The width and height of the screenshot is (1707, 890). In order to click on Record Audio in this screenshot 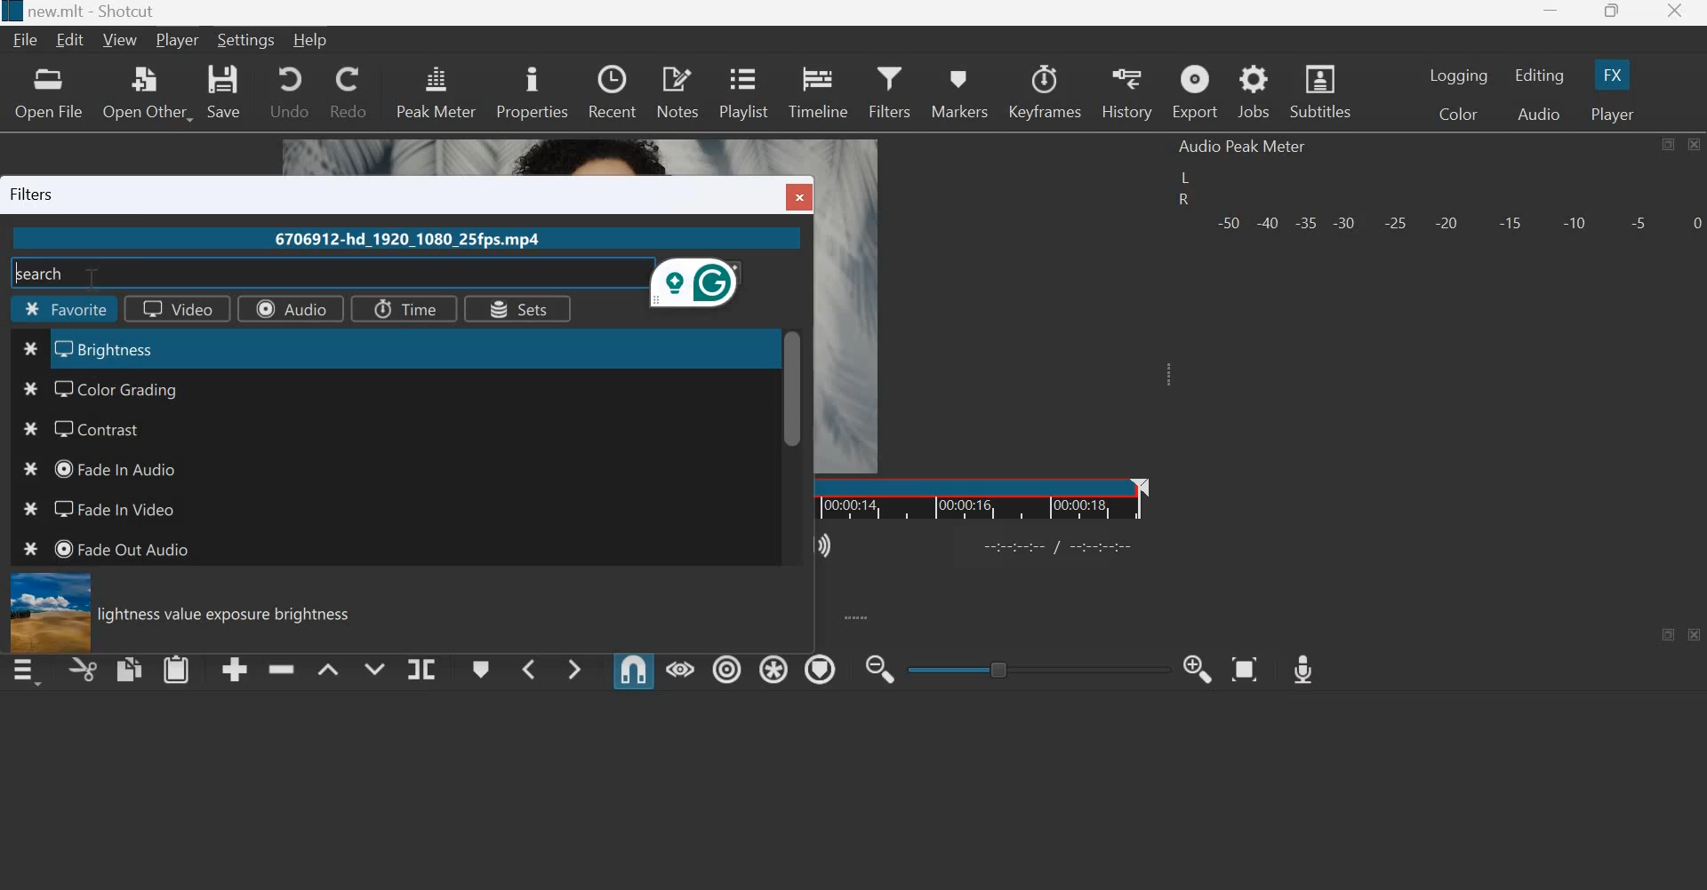, I will do `click(1302, 664)`.